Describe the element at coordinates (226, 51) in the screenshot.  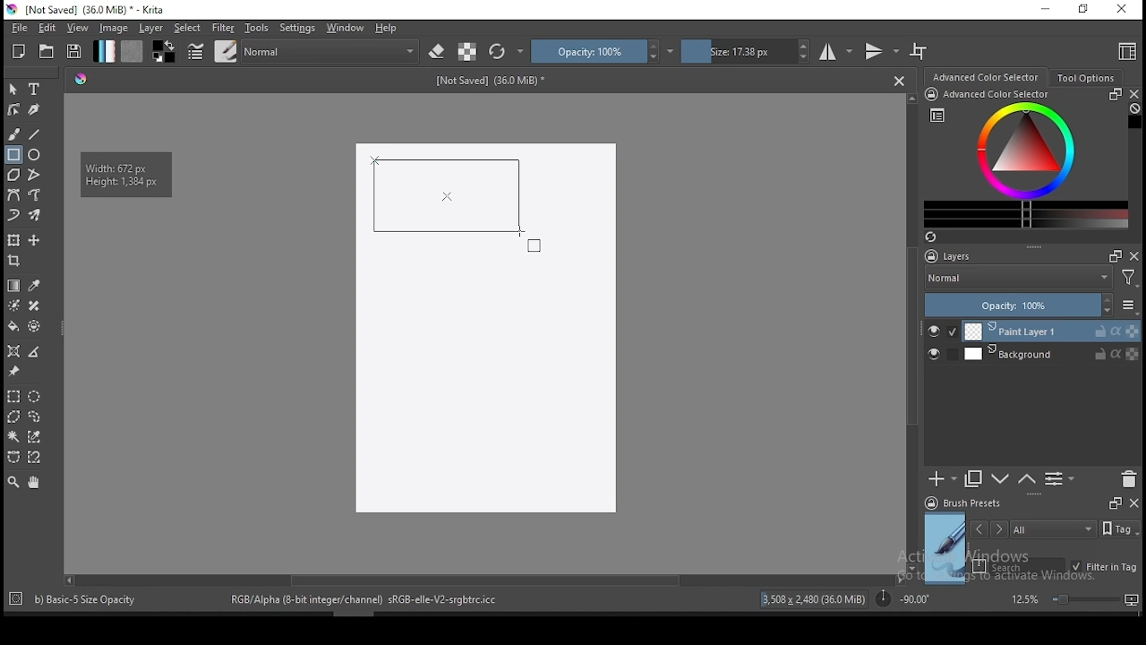
I see `brushes` at that location.